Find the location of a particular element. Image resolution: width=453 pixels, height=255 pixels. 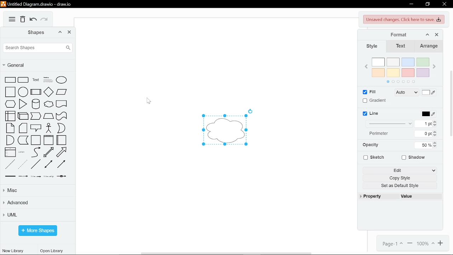

connector with symbol is located at coordinates (62, 176).